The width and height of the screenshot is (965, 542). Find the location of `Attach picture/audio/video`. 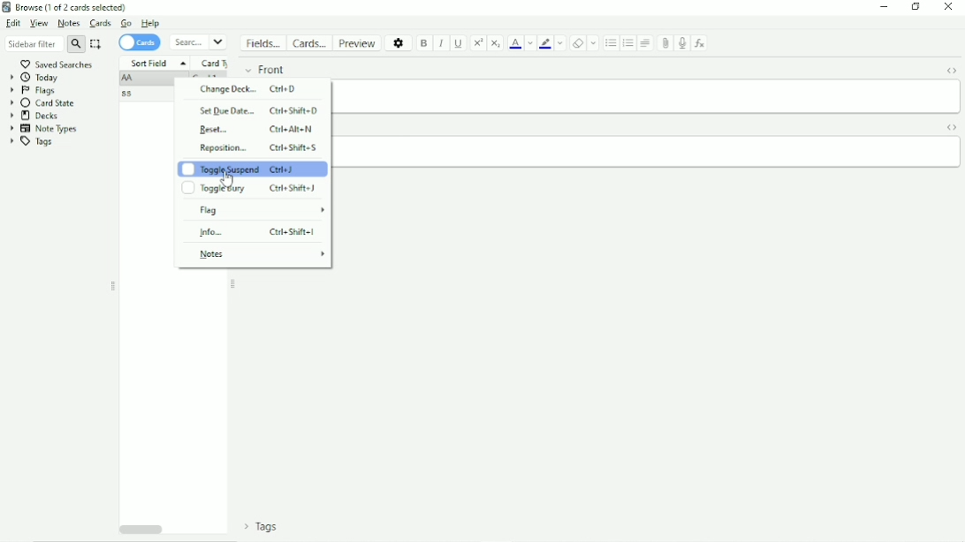

Attach picture/audio/video is located at coordinates (666, 43).